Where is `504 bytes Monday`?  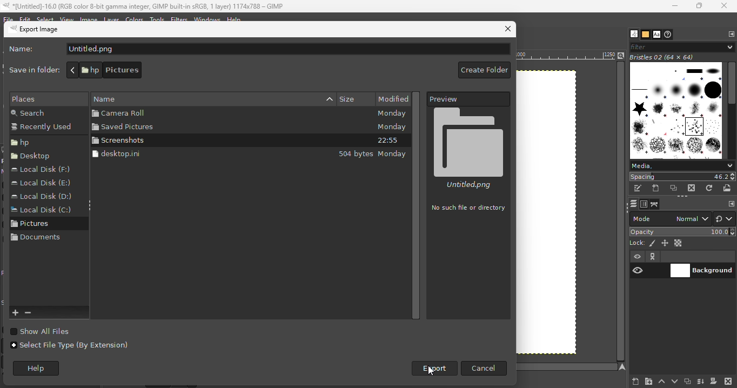 504 bytes Monday is located at coordinates (373, 155).